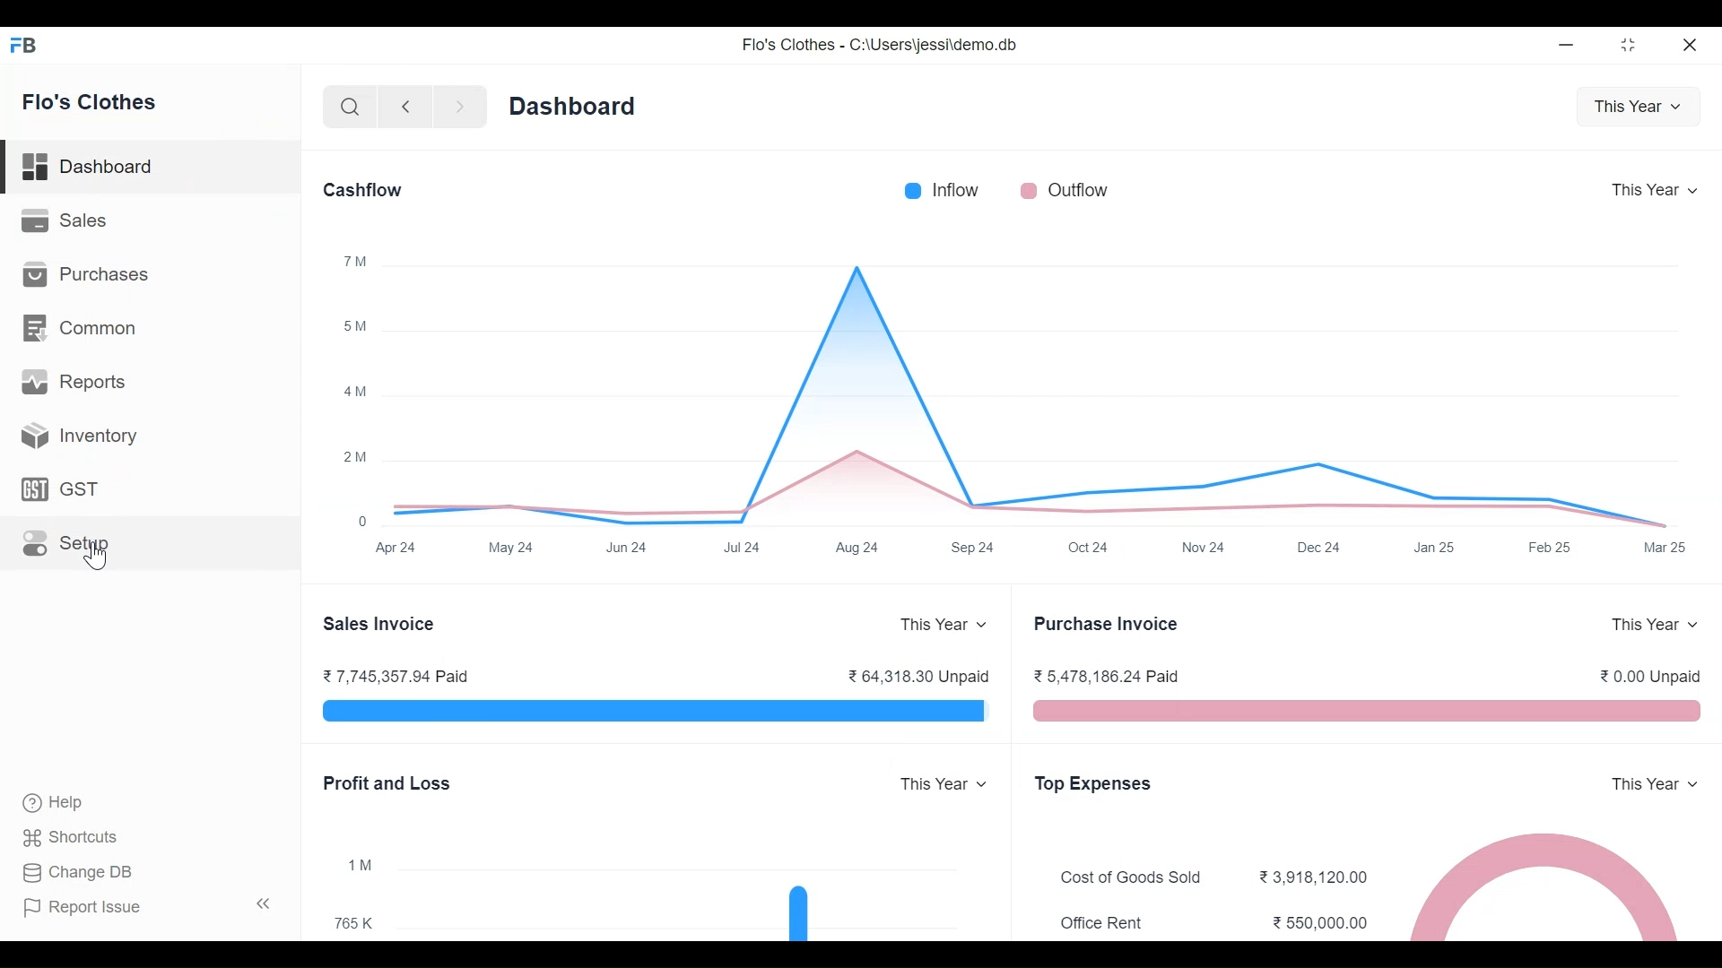  Describe the element at coordinates (645, 715) in the screenshot. I see `Paid/Unpaid status bar` at that location.